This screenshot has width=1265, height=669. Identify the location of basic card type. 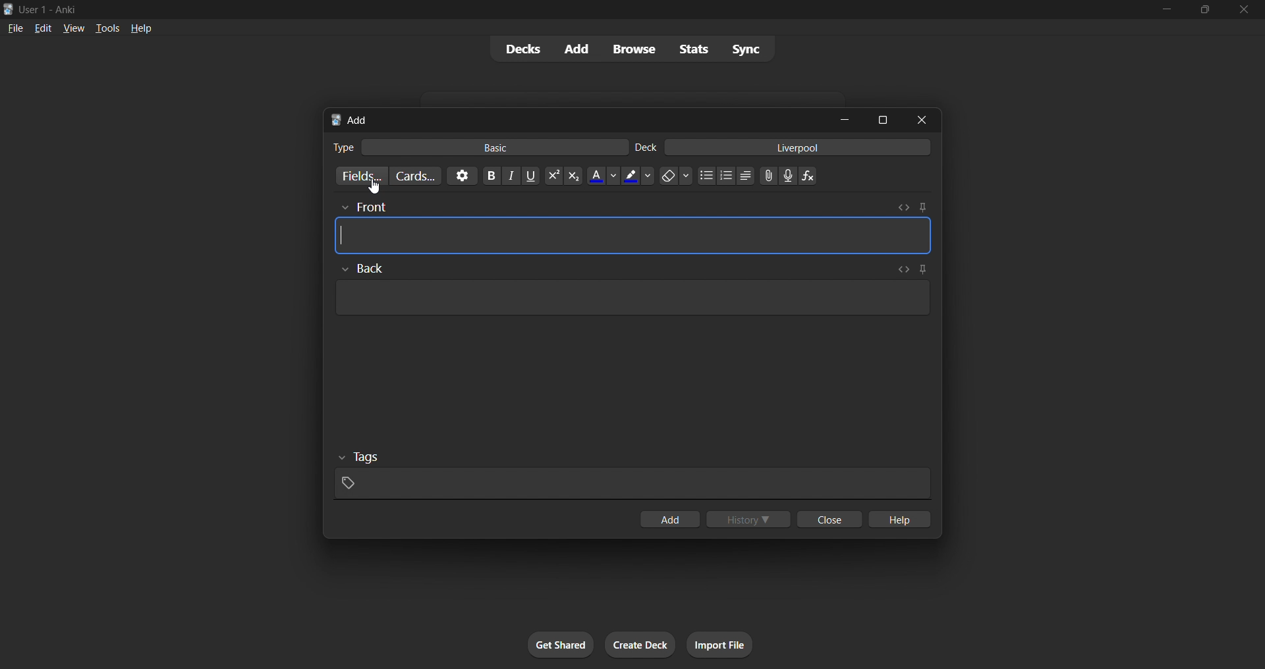
(492, 147).